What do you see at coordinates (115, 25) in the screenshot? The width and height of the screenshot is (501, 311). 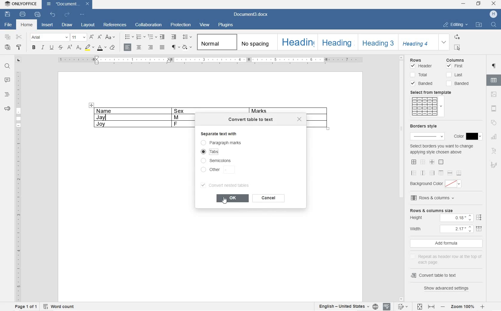 I see `REFERENCES` at bounding box center [115, 25].